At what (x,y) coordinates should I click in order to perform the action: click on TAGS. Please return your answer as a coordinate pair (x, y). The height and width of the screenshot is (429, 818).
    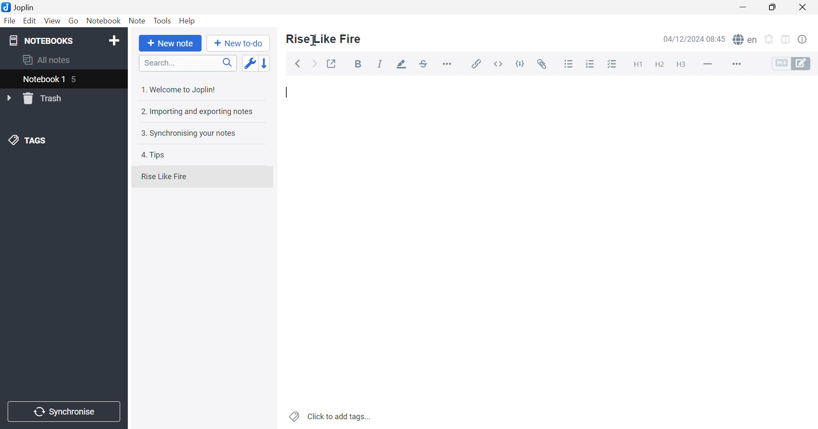
    Looking at the image, I should click on (30, 141).